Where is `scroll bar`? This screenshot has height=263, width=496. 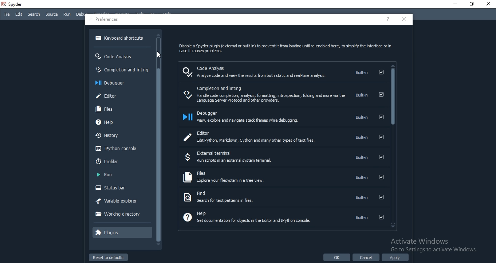 scroll bar is located at coordinates (393, 146).